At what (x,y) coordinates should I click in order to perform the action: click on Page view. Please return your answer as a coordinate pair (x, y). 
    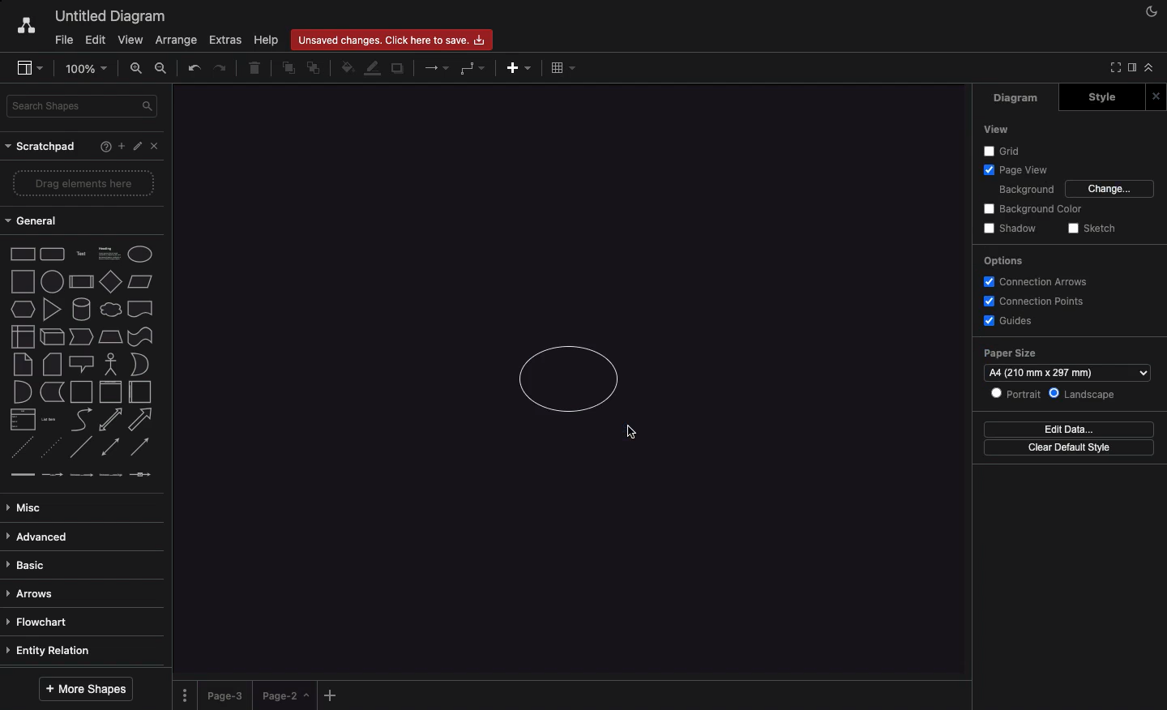
    Looking at the image, I should click on (1017, 169).